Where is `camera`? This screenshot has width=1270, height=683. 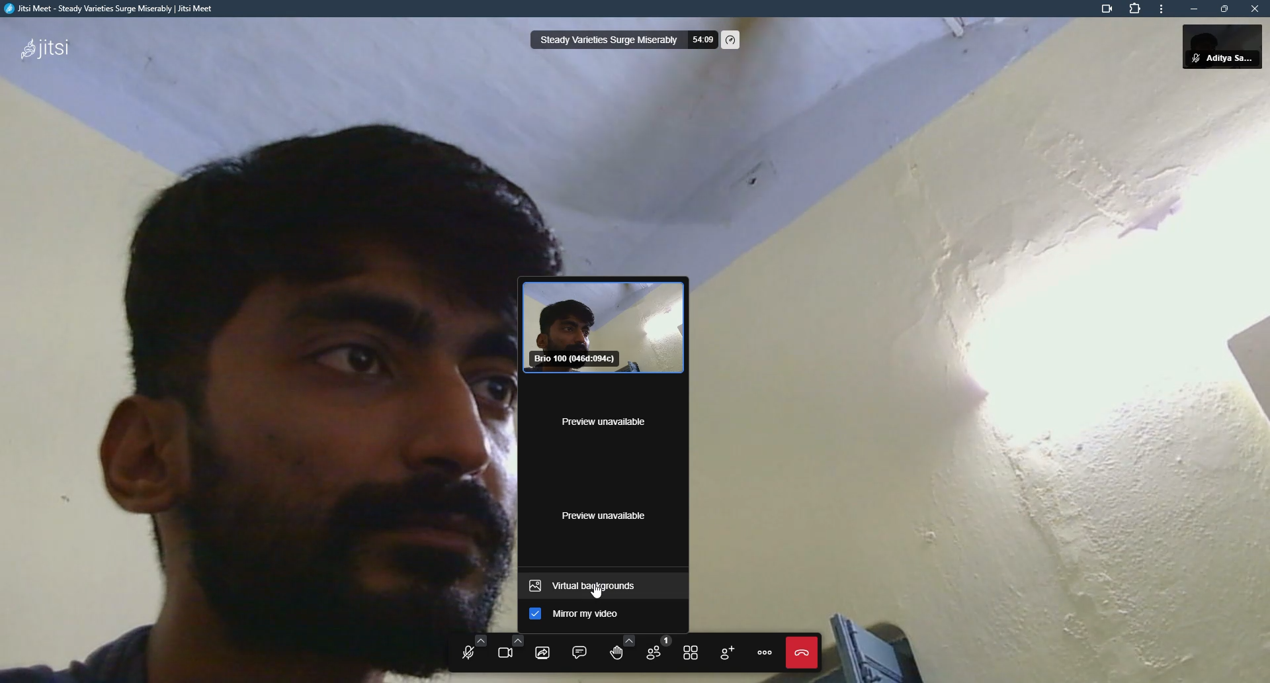 camera is located at coordinates (1102, 10).